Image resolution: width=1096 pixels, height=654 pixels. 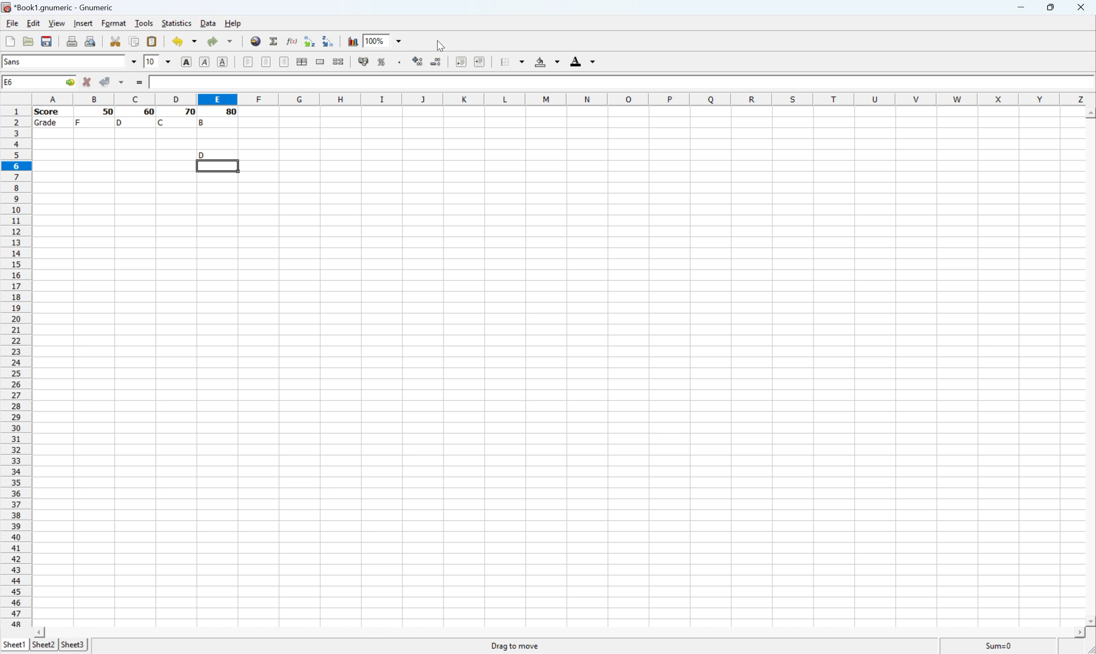 What do you see at coordinates (89, 83) in the screenshot?
I see `Cancel change` at bounding box center [89, 83].